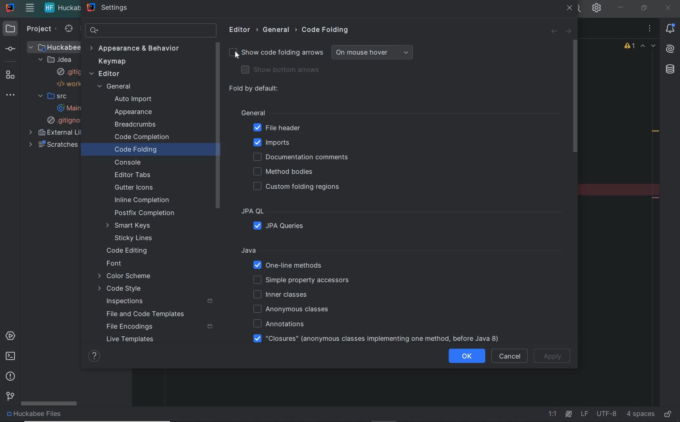 The height and width of the screenshot is (422, 680). Describe the element at coordinates (649, 46) in the screenshot. I see `previous and next warnings` at that location.